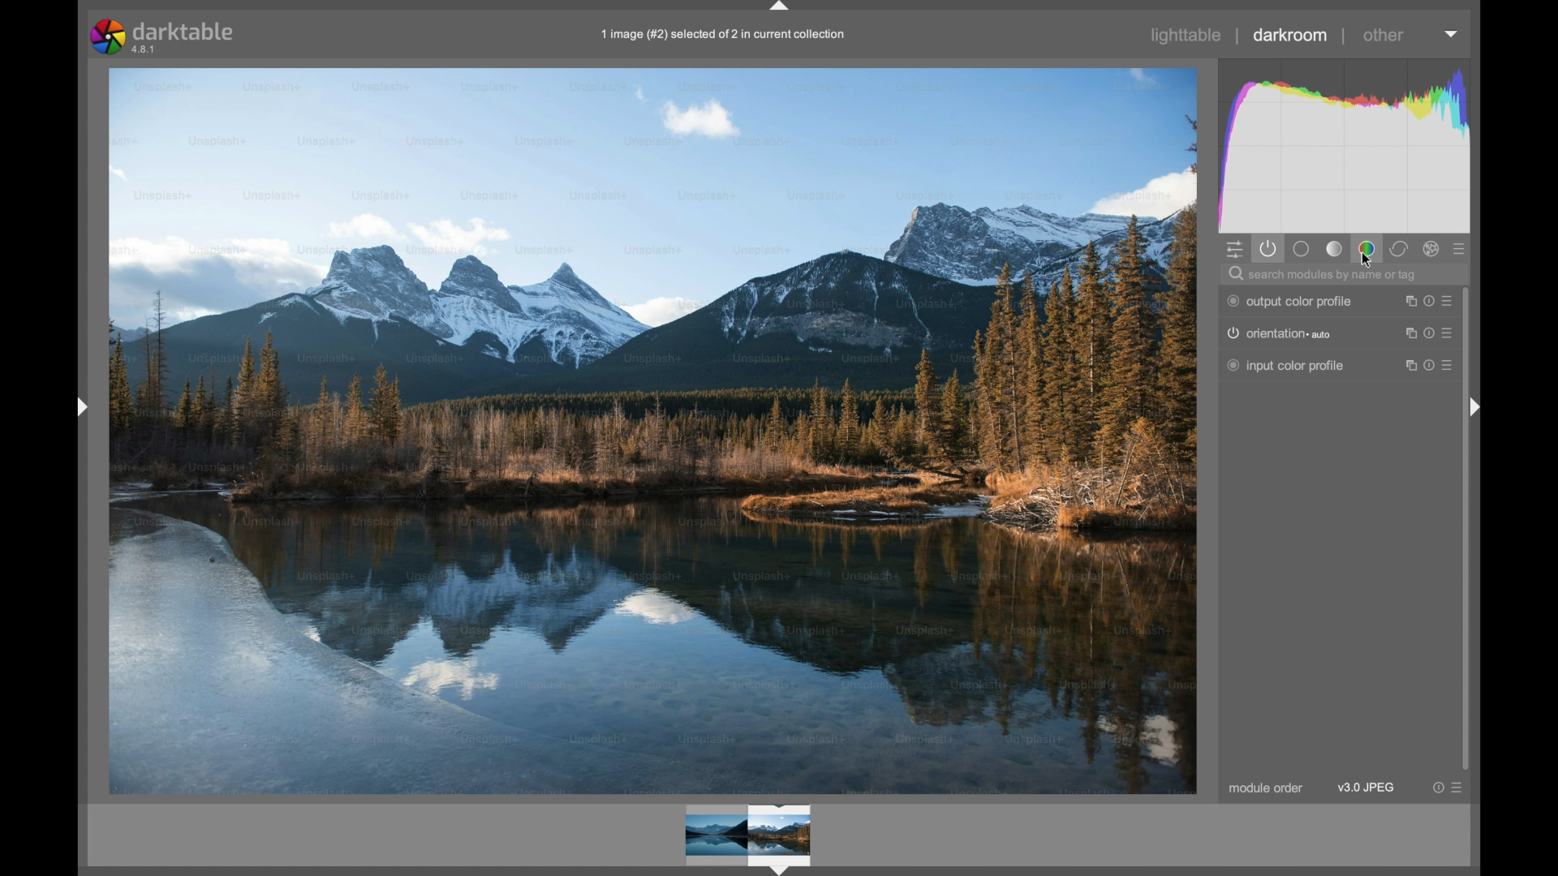 The image size is (1558, 876). Describe the element at coordinates (652, 429) in the screenshot. I see `photo` at that location.